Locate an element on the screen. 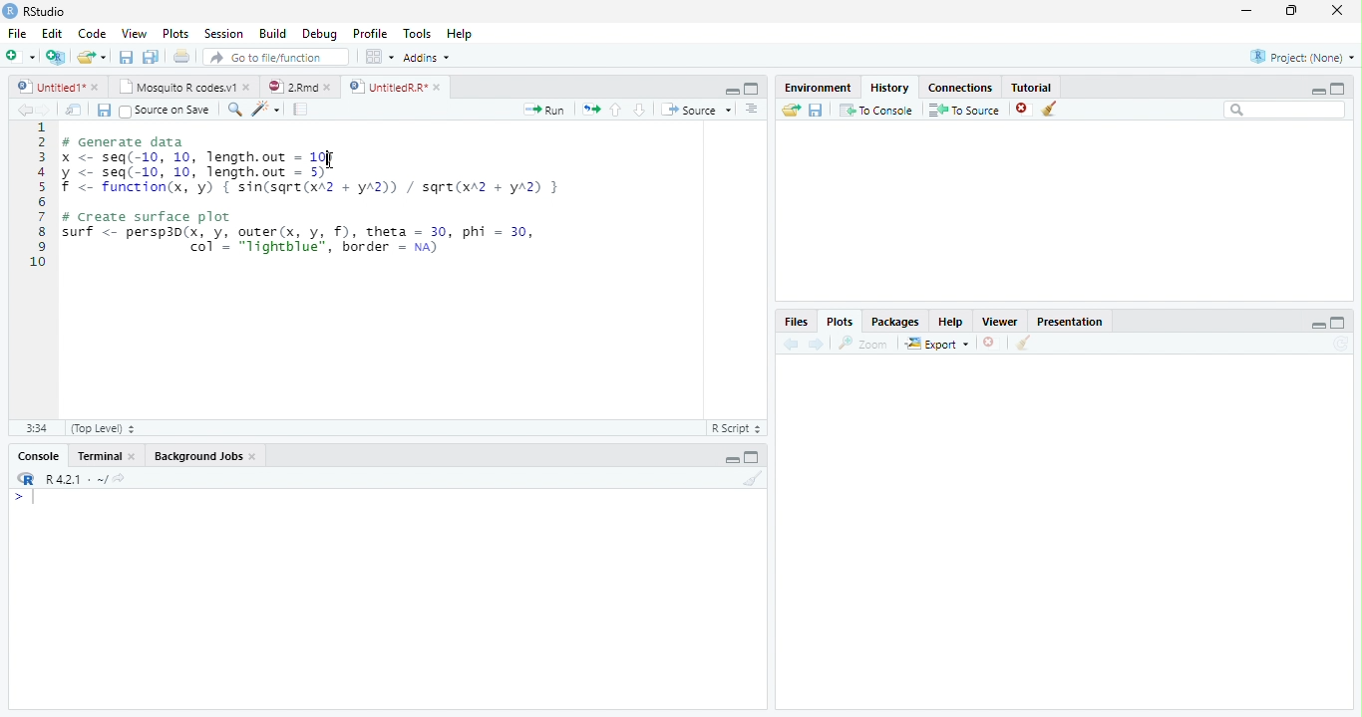 The width and height of the screenshot is (1362, 717). close is located at coordinates (96, 87).